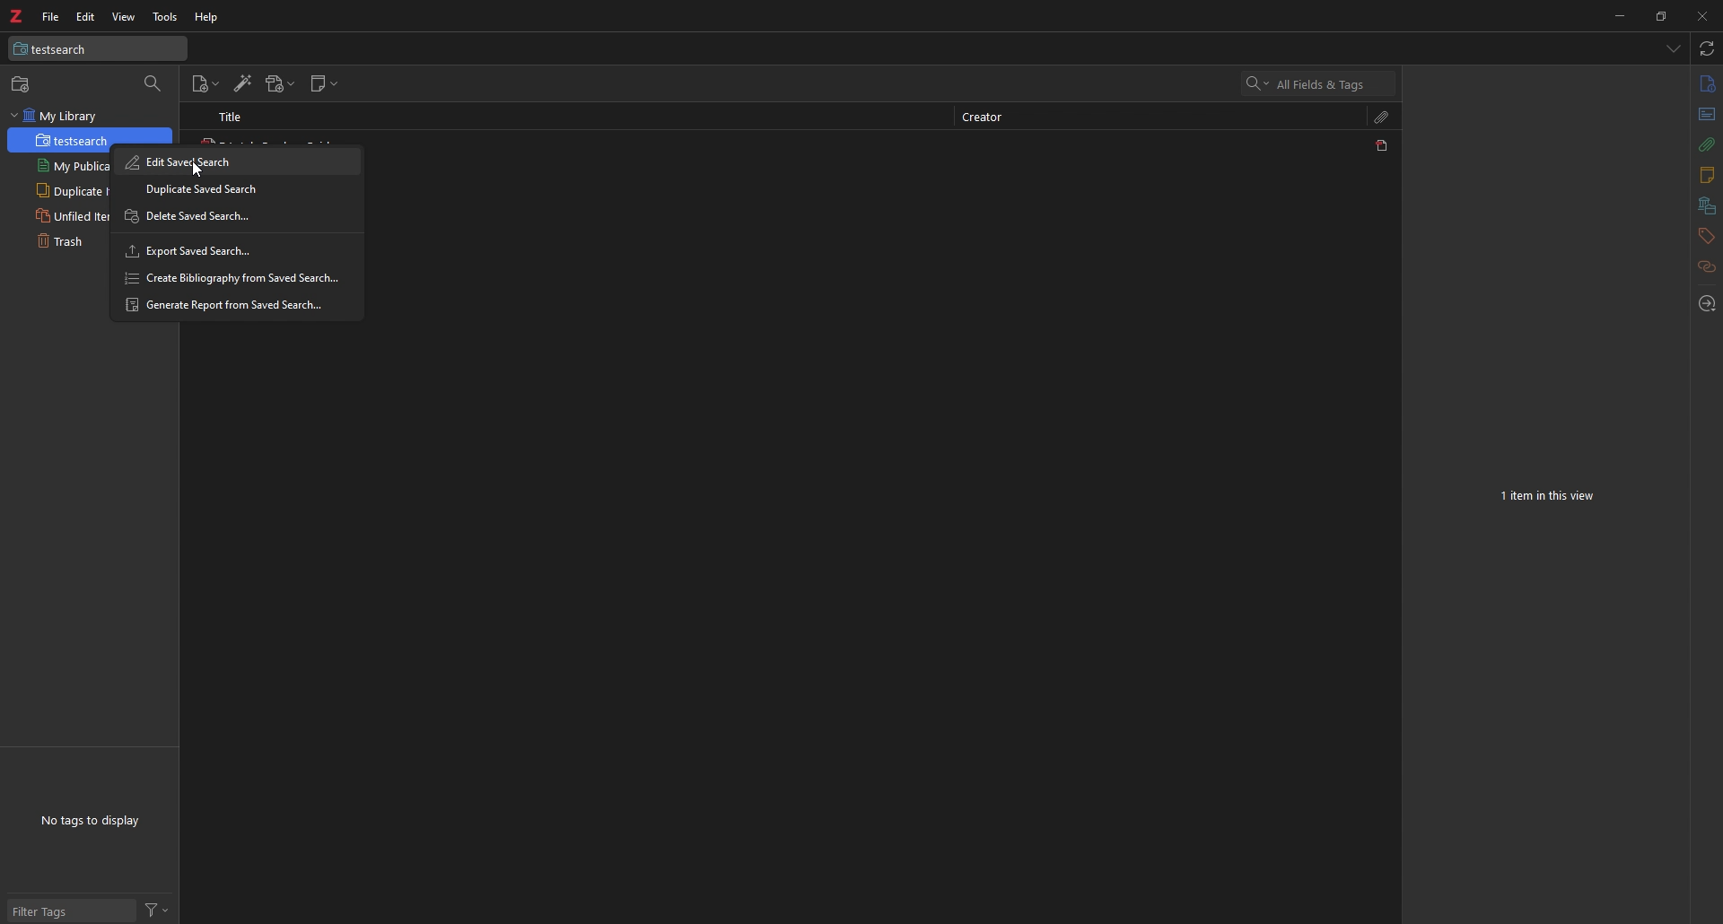 The width and height of the screenshot is (1723, 924). What do you see at coordinates (86, 17) in the screenshot?
I see `edit` at bounding box center [86, 17].